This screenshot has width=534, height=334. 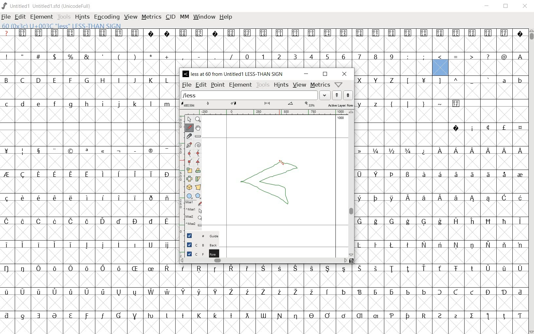 I want to click on empty cells, so click(x=88, y=115).